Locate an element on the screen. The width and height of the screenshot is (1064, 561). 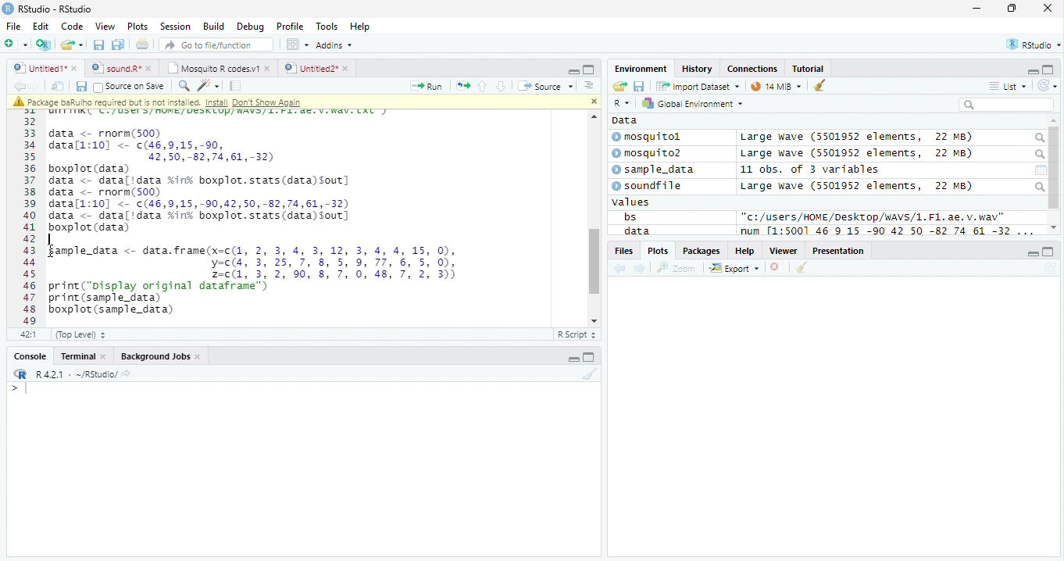
search bar is located at coordinates (1006, 104).